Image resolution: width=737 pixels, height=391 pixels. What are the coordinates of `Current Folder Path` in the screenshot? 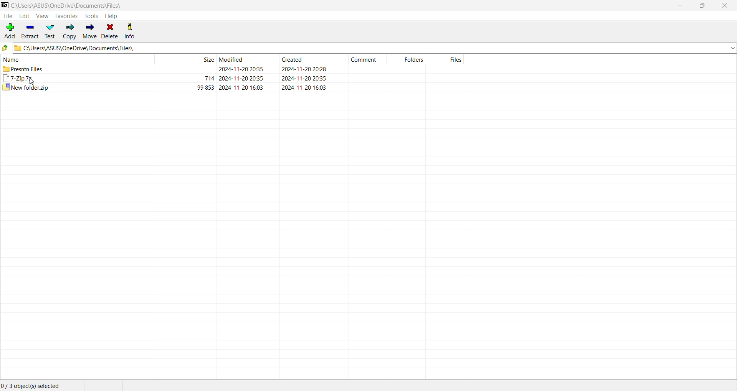 It's located at (375, 47).